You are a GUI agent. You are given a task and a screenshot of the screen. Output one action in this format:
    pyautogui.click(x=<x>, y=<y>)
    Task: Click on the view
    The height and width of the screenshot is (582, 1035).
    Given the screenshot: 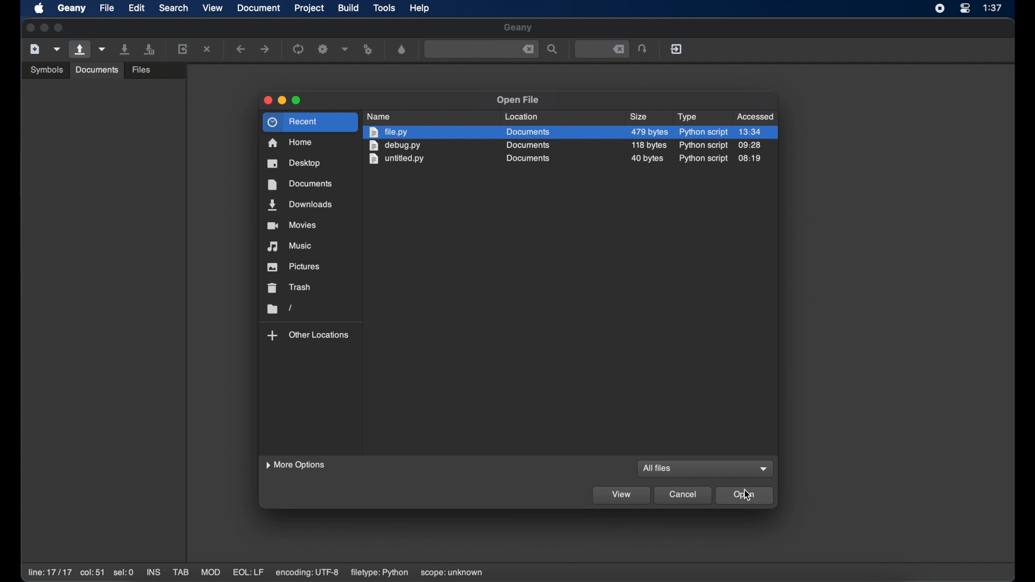 What is the action you would take?
    pyautogui.click(x=622, y=496)
    